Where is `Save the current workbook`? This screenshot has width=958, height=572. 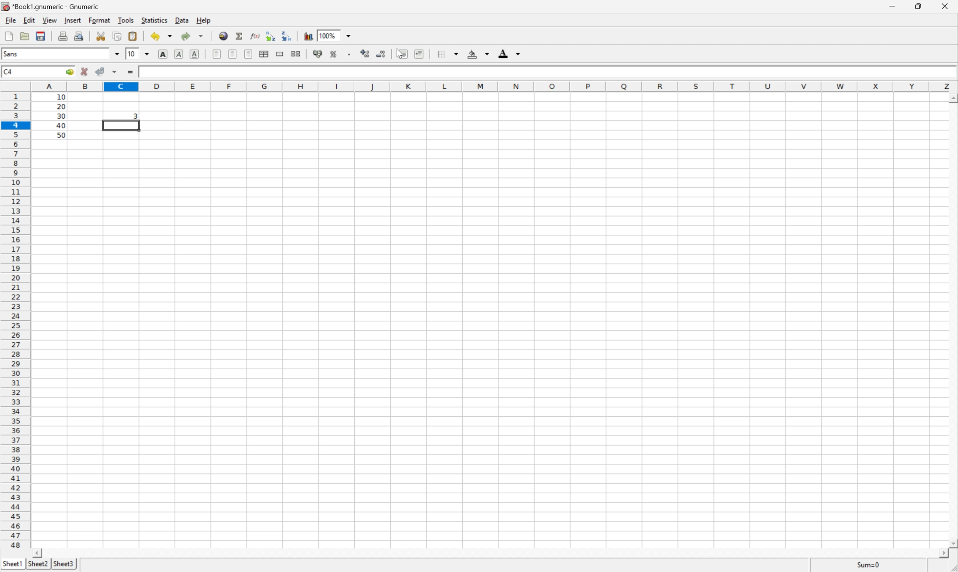 Save the current workbook is located at coordinates (41, 35).